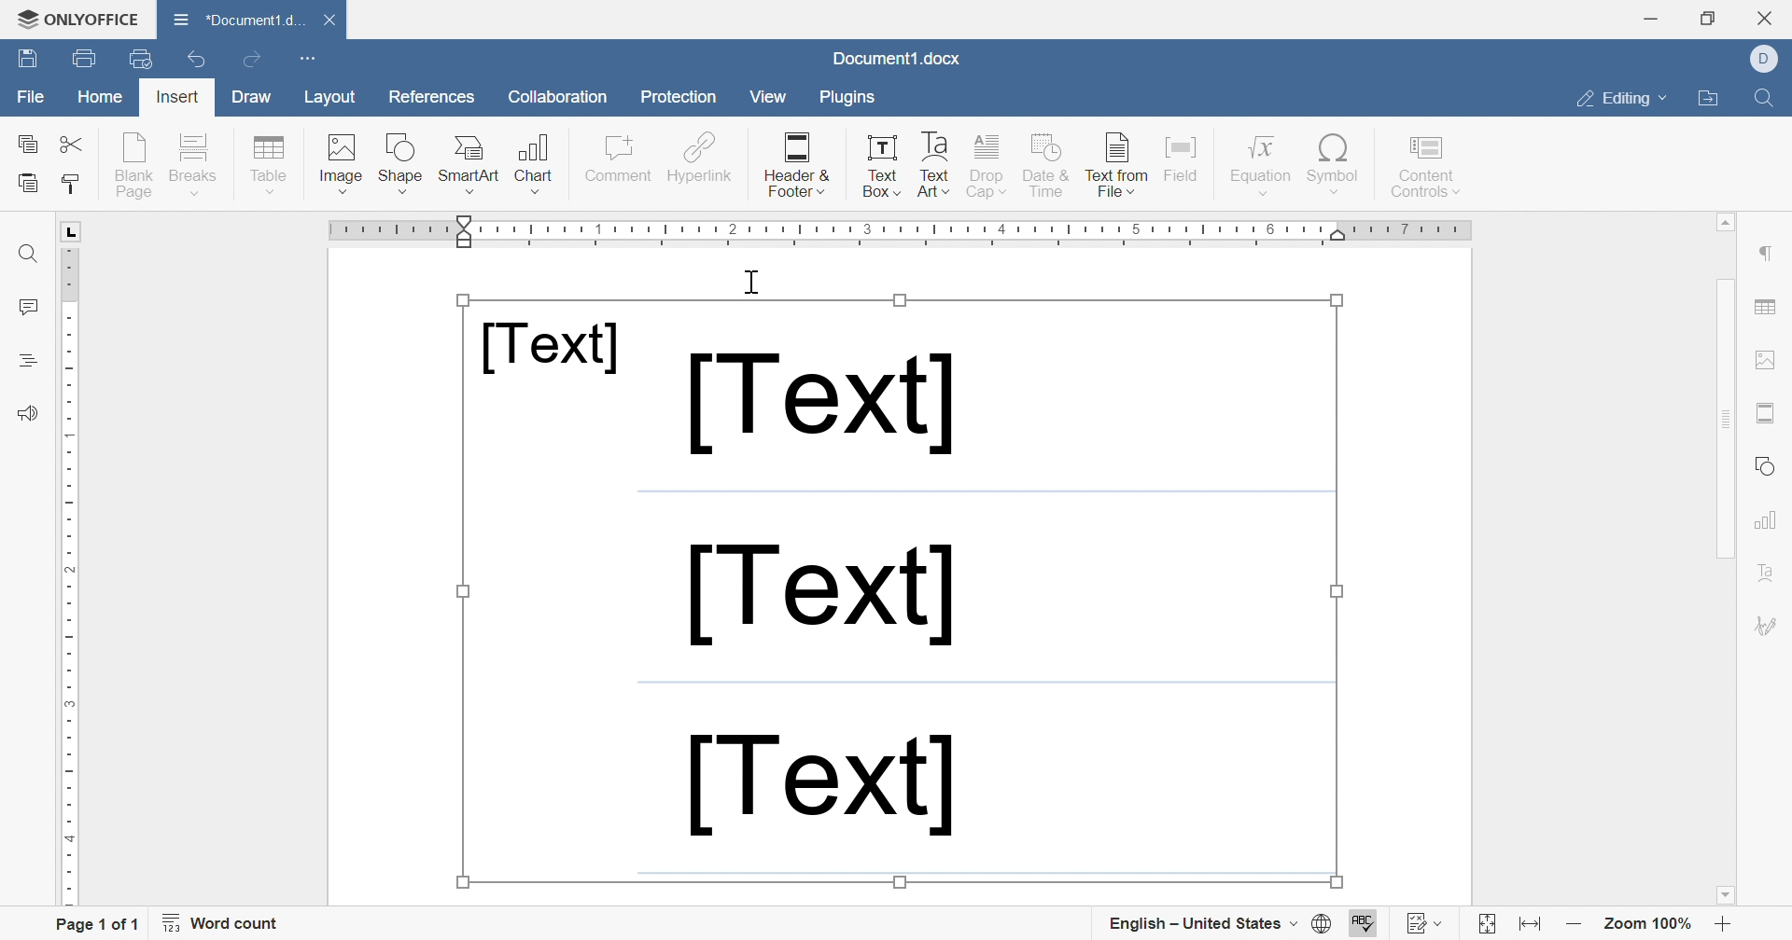 This screenshot has height=940, width=1792. Describe the element at coordinates (221, 923) in the screenshot. I see `Word count` at that location.